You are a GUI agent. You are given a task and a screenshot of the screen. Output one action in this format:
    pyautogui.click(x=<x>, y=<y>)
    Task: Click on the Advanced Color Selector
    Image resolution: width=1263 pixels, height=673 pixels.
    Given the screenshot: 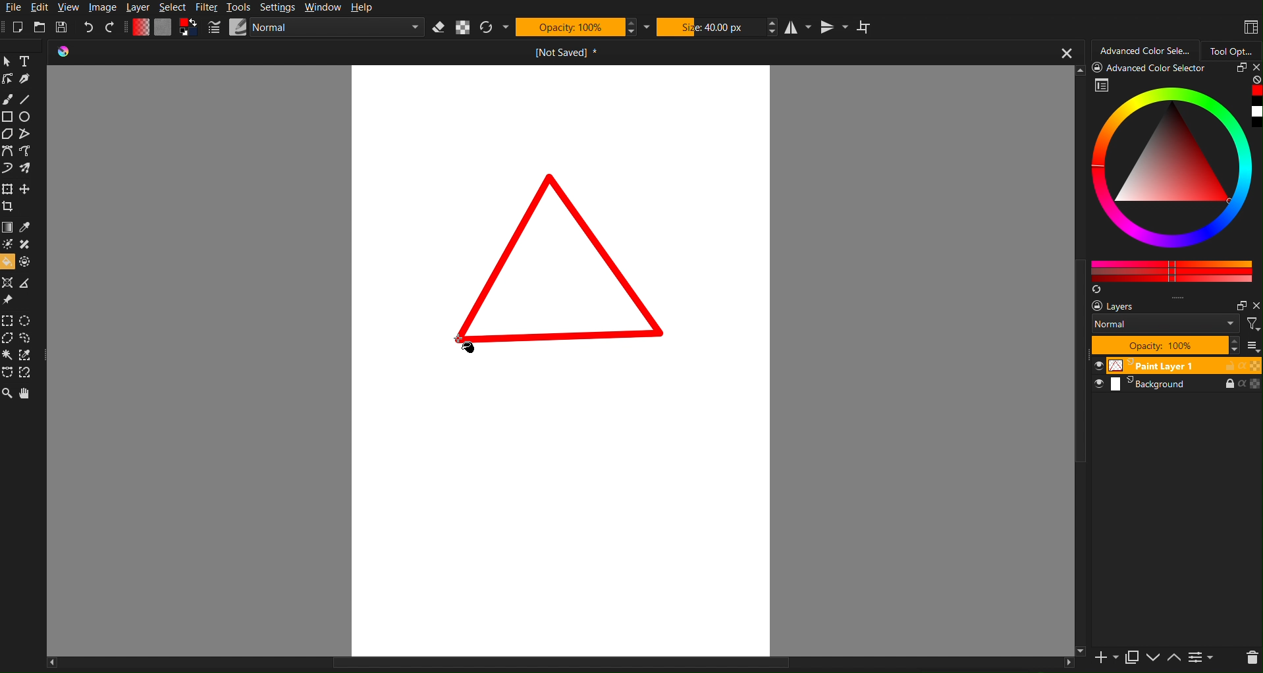 What is the action you would take?
    pyautogui.click(x=1152, y=68)
    